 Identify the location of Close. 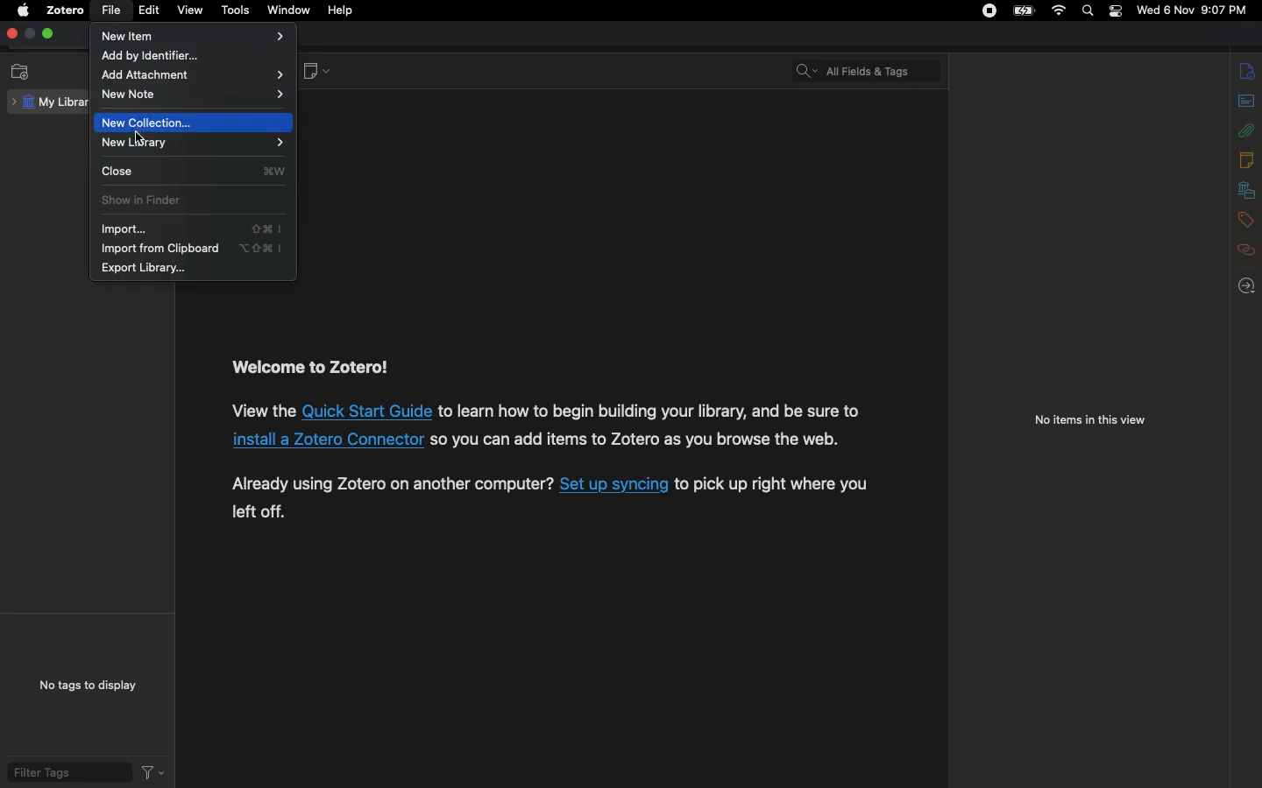
(11, 34).